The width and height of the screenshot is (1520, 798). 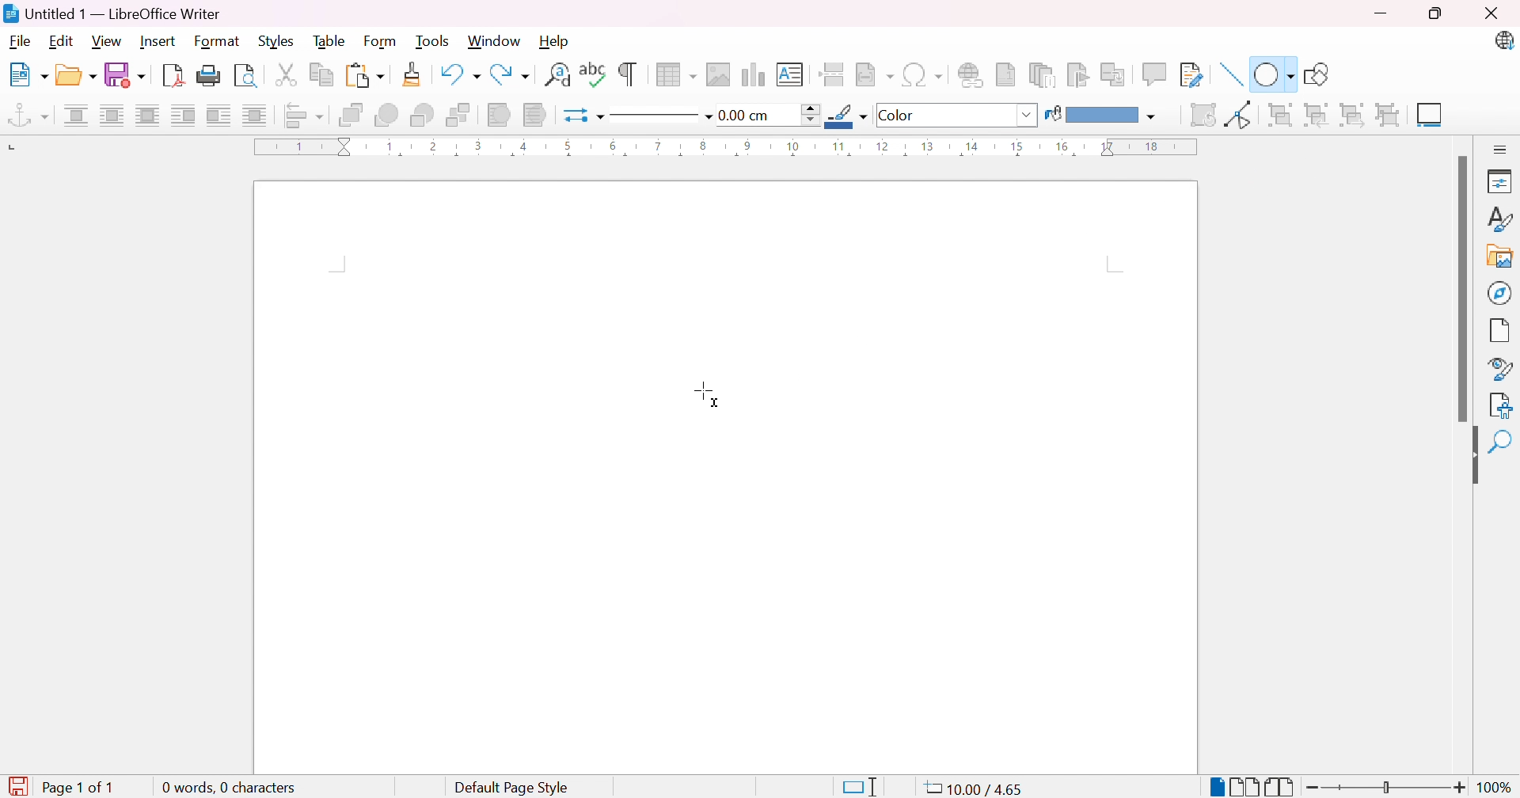 What do you see at coordinates (860, 787) in the screenshot?
I see `Standard selection. Click to change selection mode.` at bounding box center [860, 787].